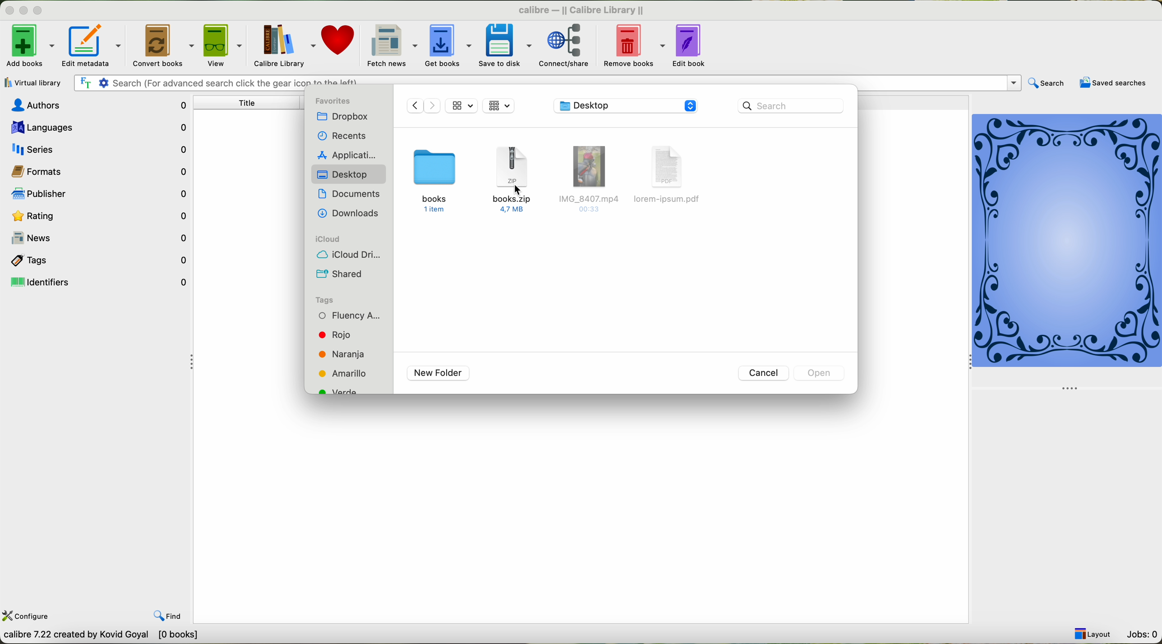  I want to click on languages, so click(96, 129).